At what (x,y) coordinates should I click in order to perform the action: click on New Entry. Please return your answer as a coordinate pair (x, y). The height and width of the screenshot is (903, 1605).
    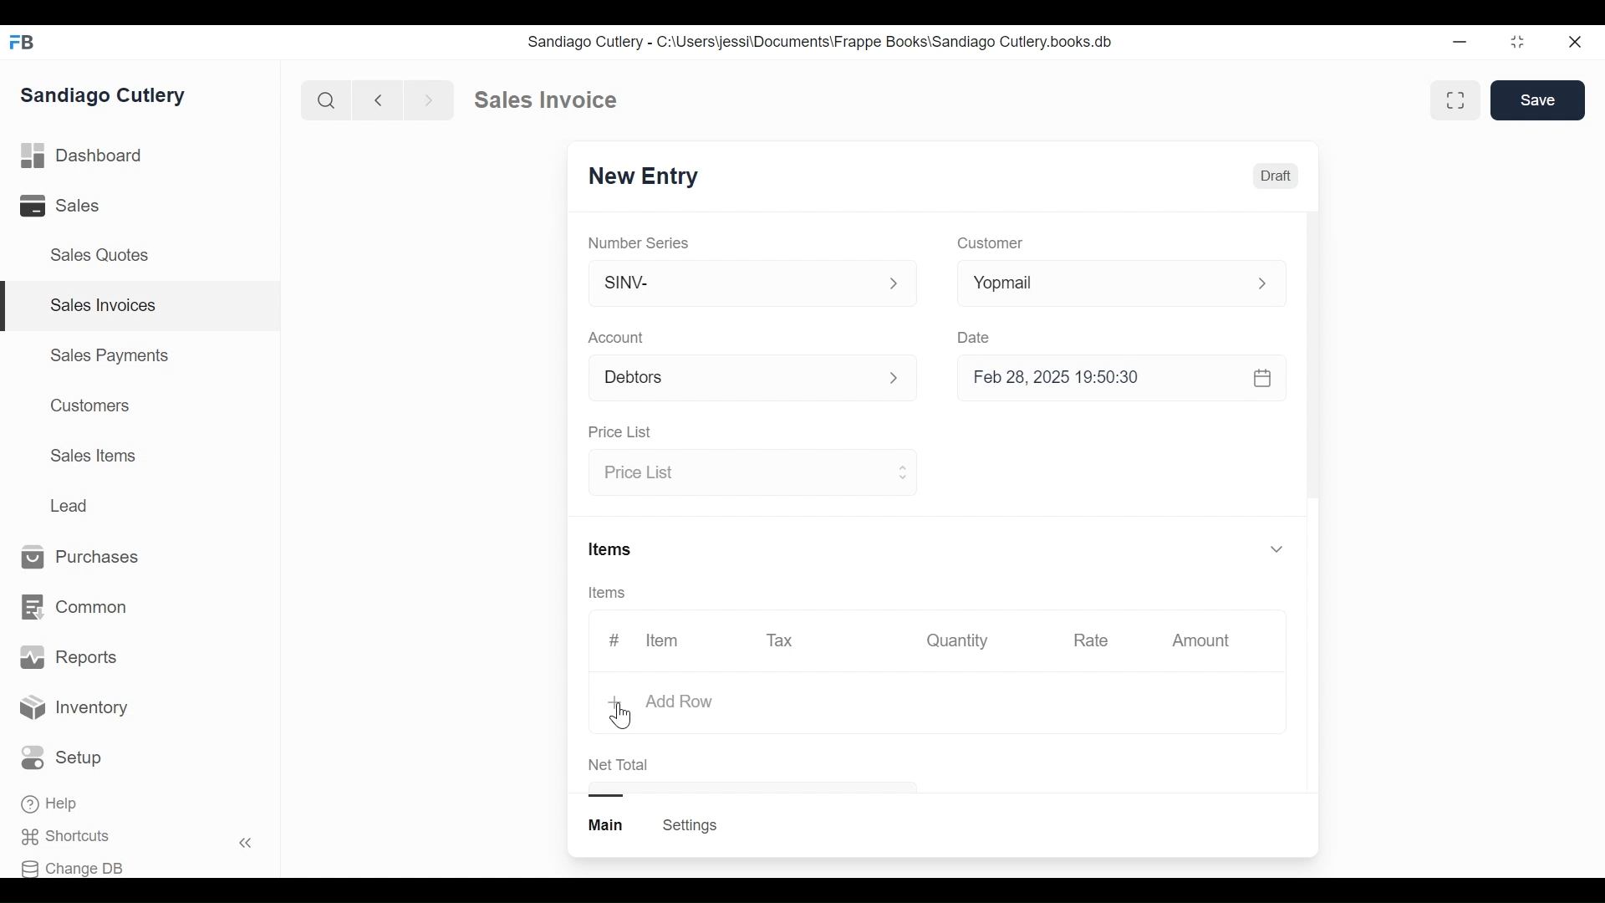
    Looking at the image, I should click on (638, 178).